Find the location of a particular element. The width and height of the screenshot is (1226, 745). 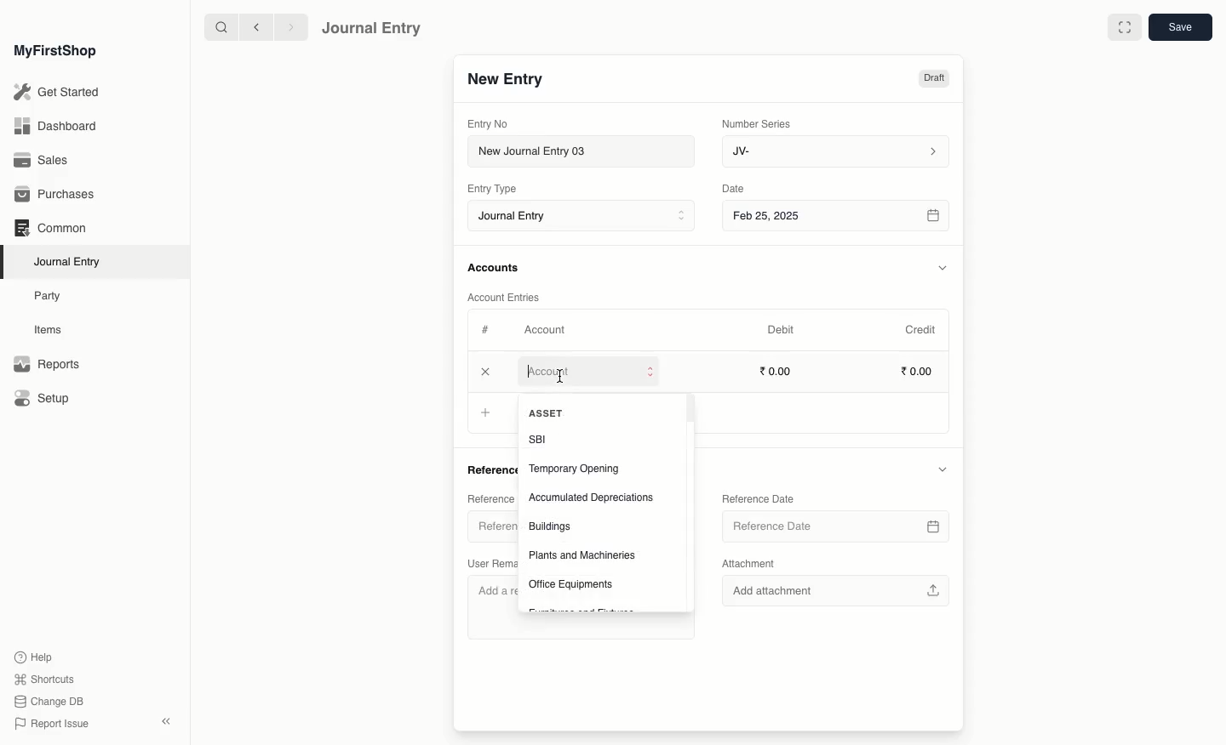

Buildings is located at coordinates (551, 527).